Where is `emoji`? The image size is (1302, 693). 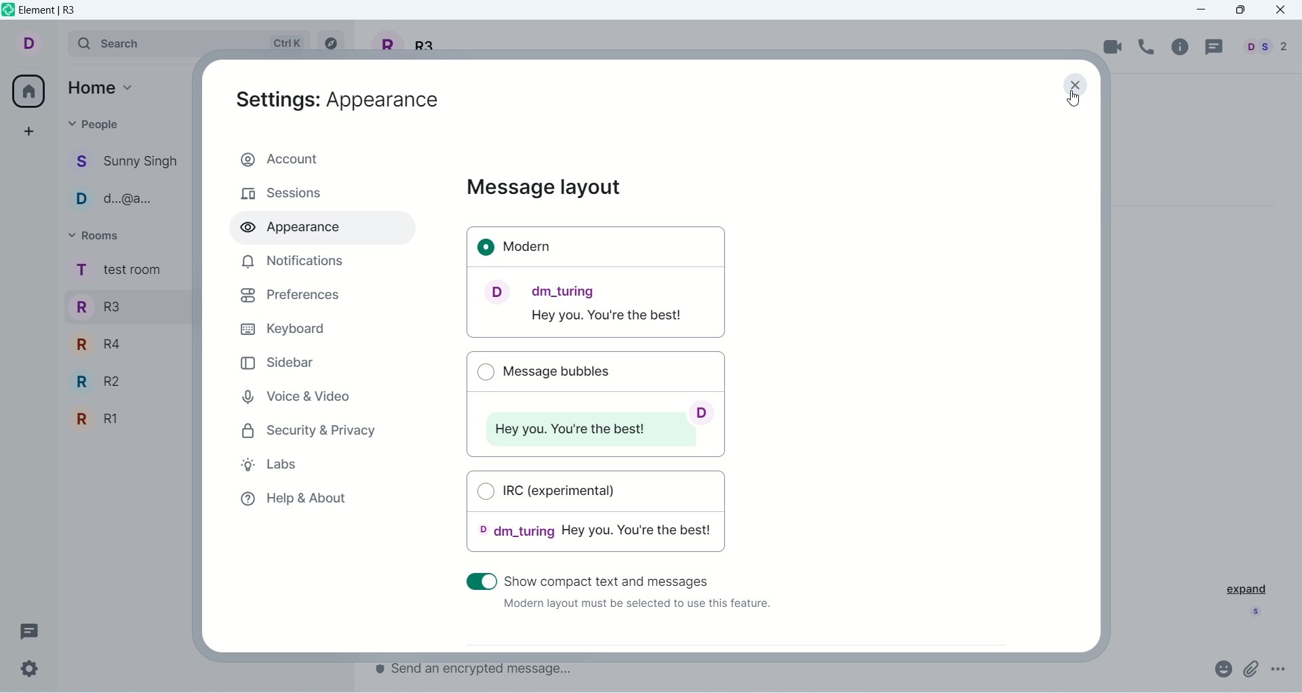
emoji is located at coordinates (1222, 668).